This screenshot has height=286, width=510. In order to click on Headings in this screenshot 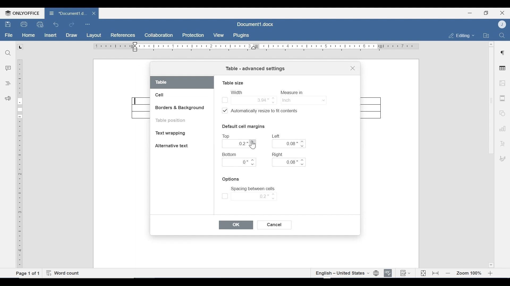, I will do `click(8, 83)`.